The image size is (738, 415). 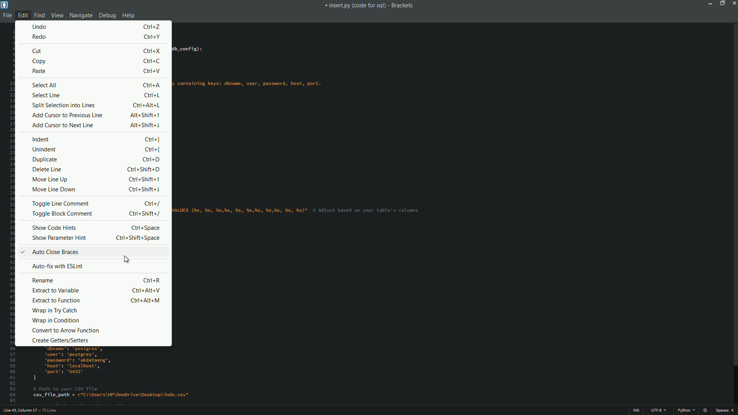 I want to click on select line, so click(x=45, y=95).